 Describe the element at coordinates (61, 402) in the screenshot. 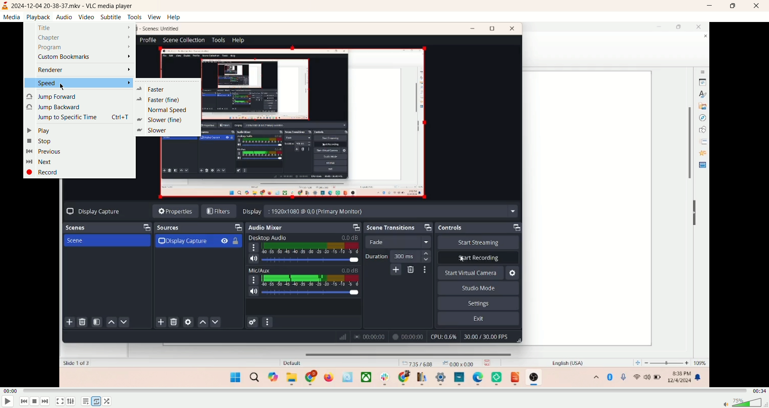

I see `fullscreen` at that location.